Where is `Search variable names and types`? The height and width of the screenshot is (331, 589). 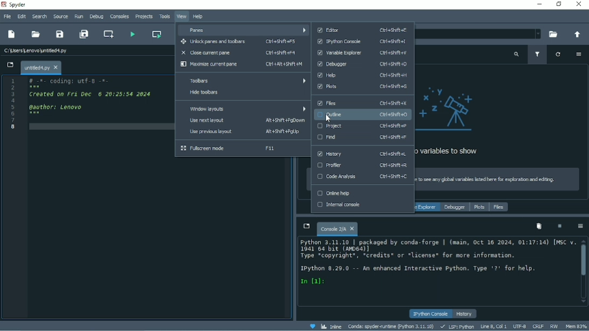
Search variable names and types is located at coordinates (516, 54).